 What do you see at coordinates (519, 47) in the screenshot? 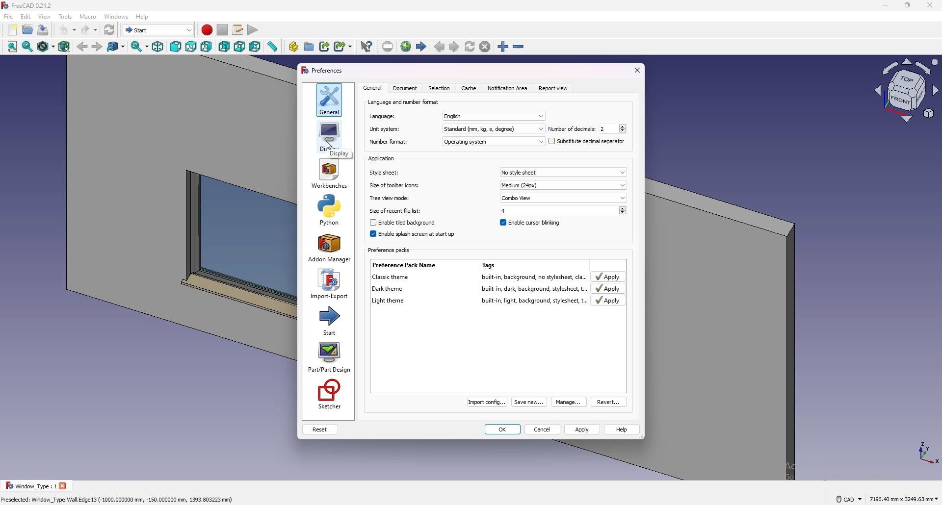
I see `zoom out` at bounding box center [519, 47].